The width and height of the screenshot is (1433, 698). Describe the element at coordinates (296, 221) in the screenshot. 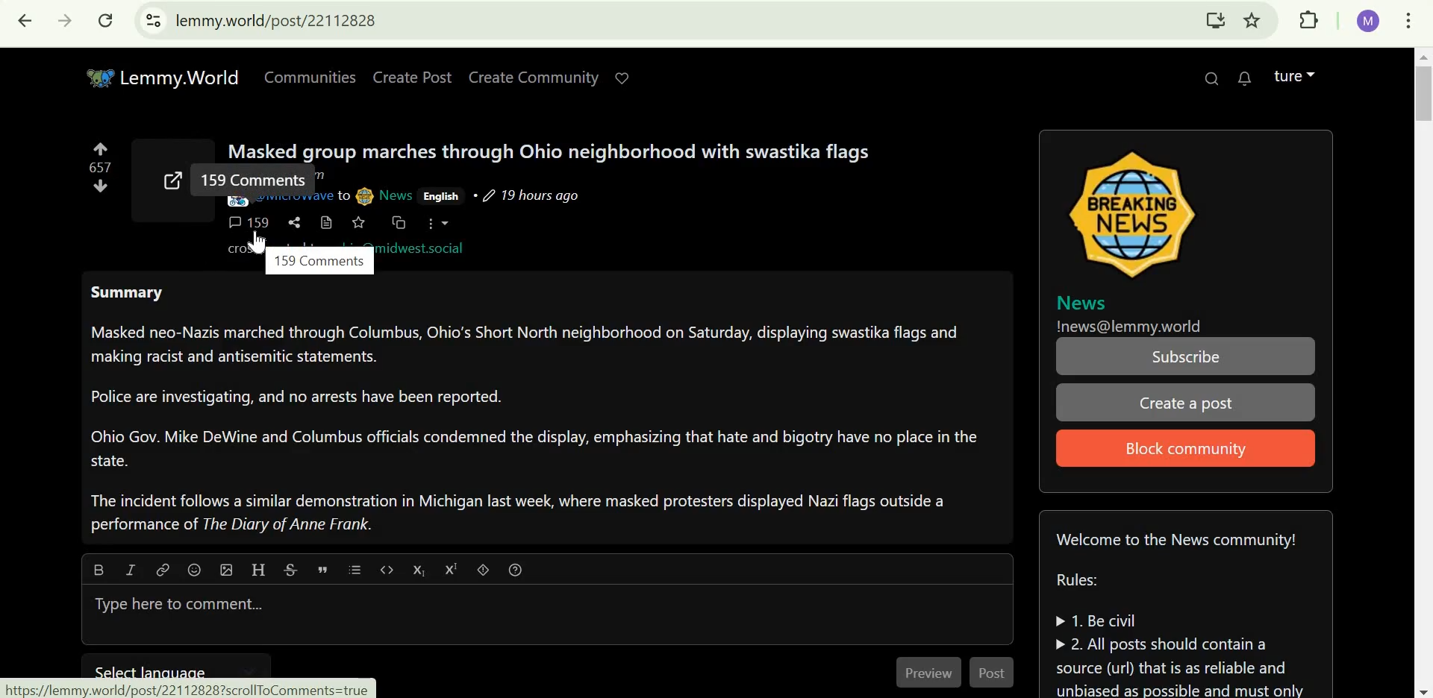

I see `share` at that location.